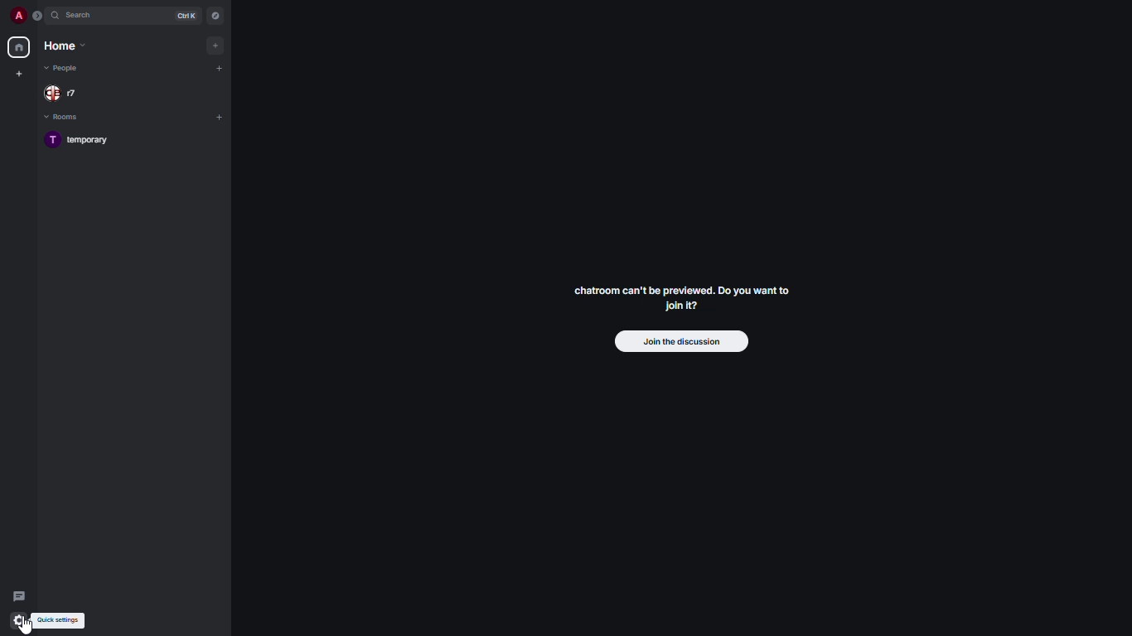 This screenshot has width=1132, height=636. Describe the element at coordinates (20, 596) in the screenshot. I see `threads` at that location.